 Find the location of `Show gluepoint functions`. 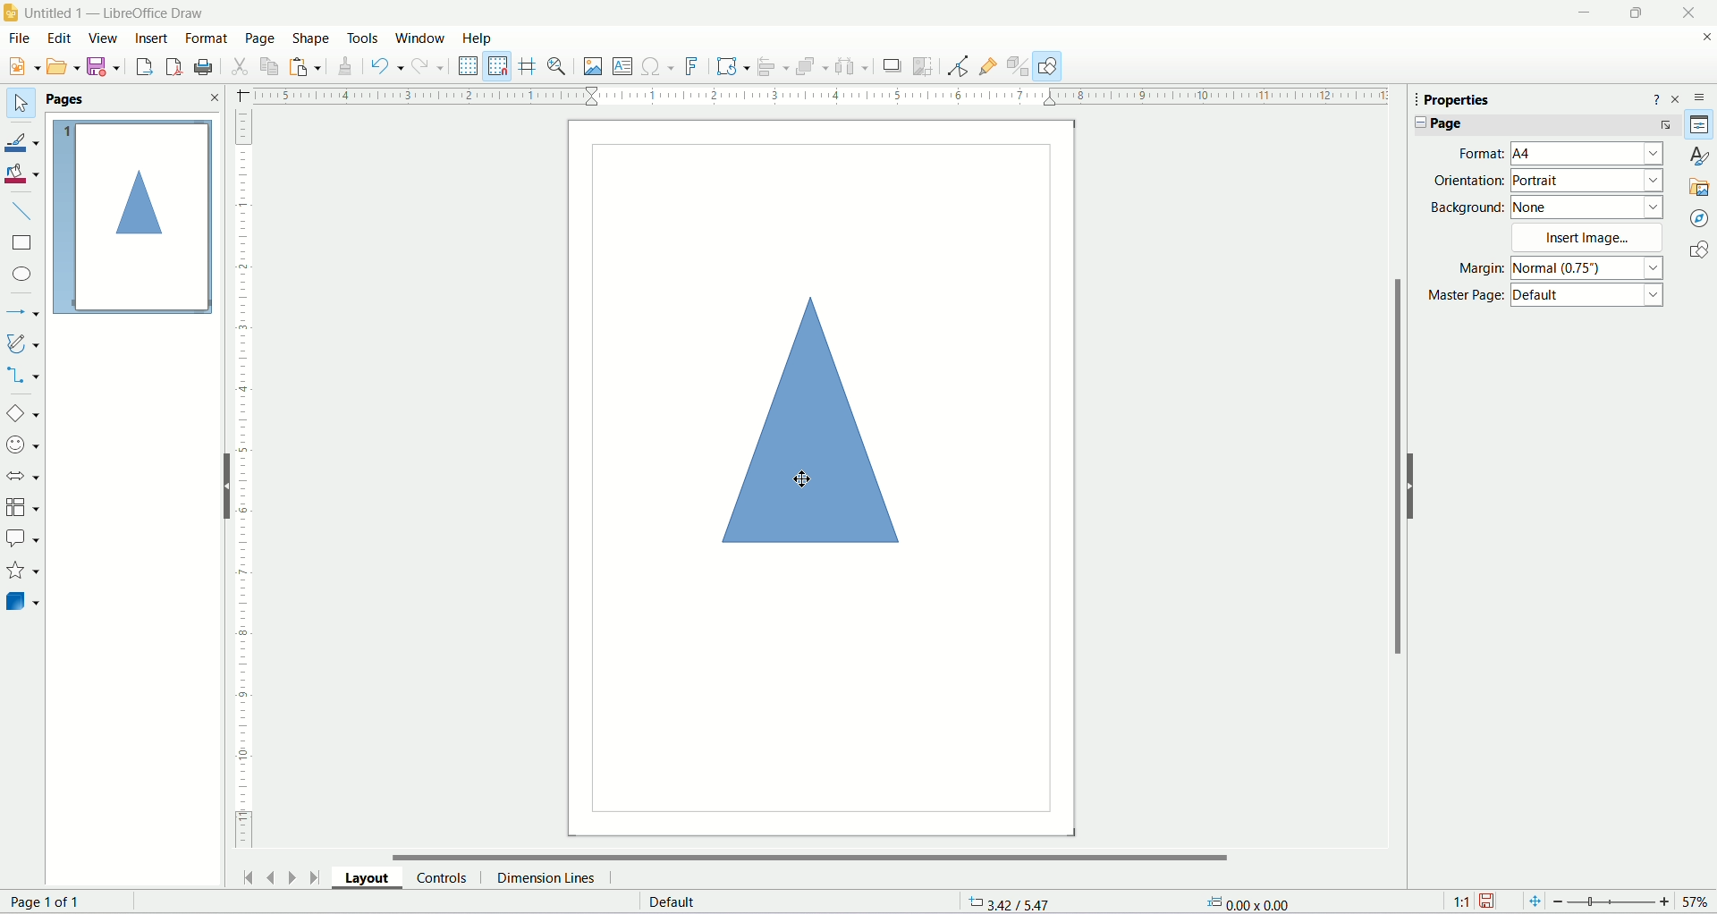

Show gluepoint functions is located at coordinates (986, 64).